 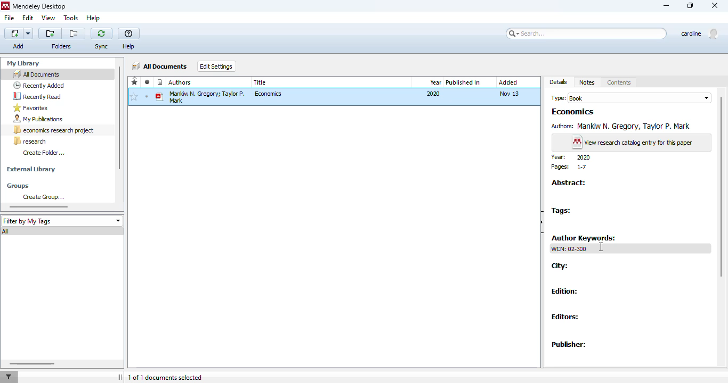 What do you see at coordinates (640, 98) in the screenshot?
I see `book` at bounding box center [640, 98].